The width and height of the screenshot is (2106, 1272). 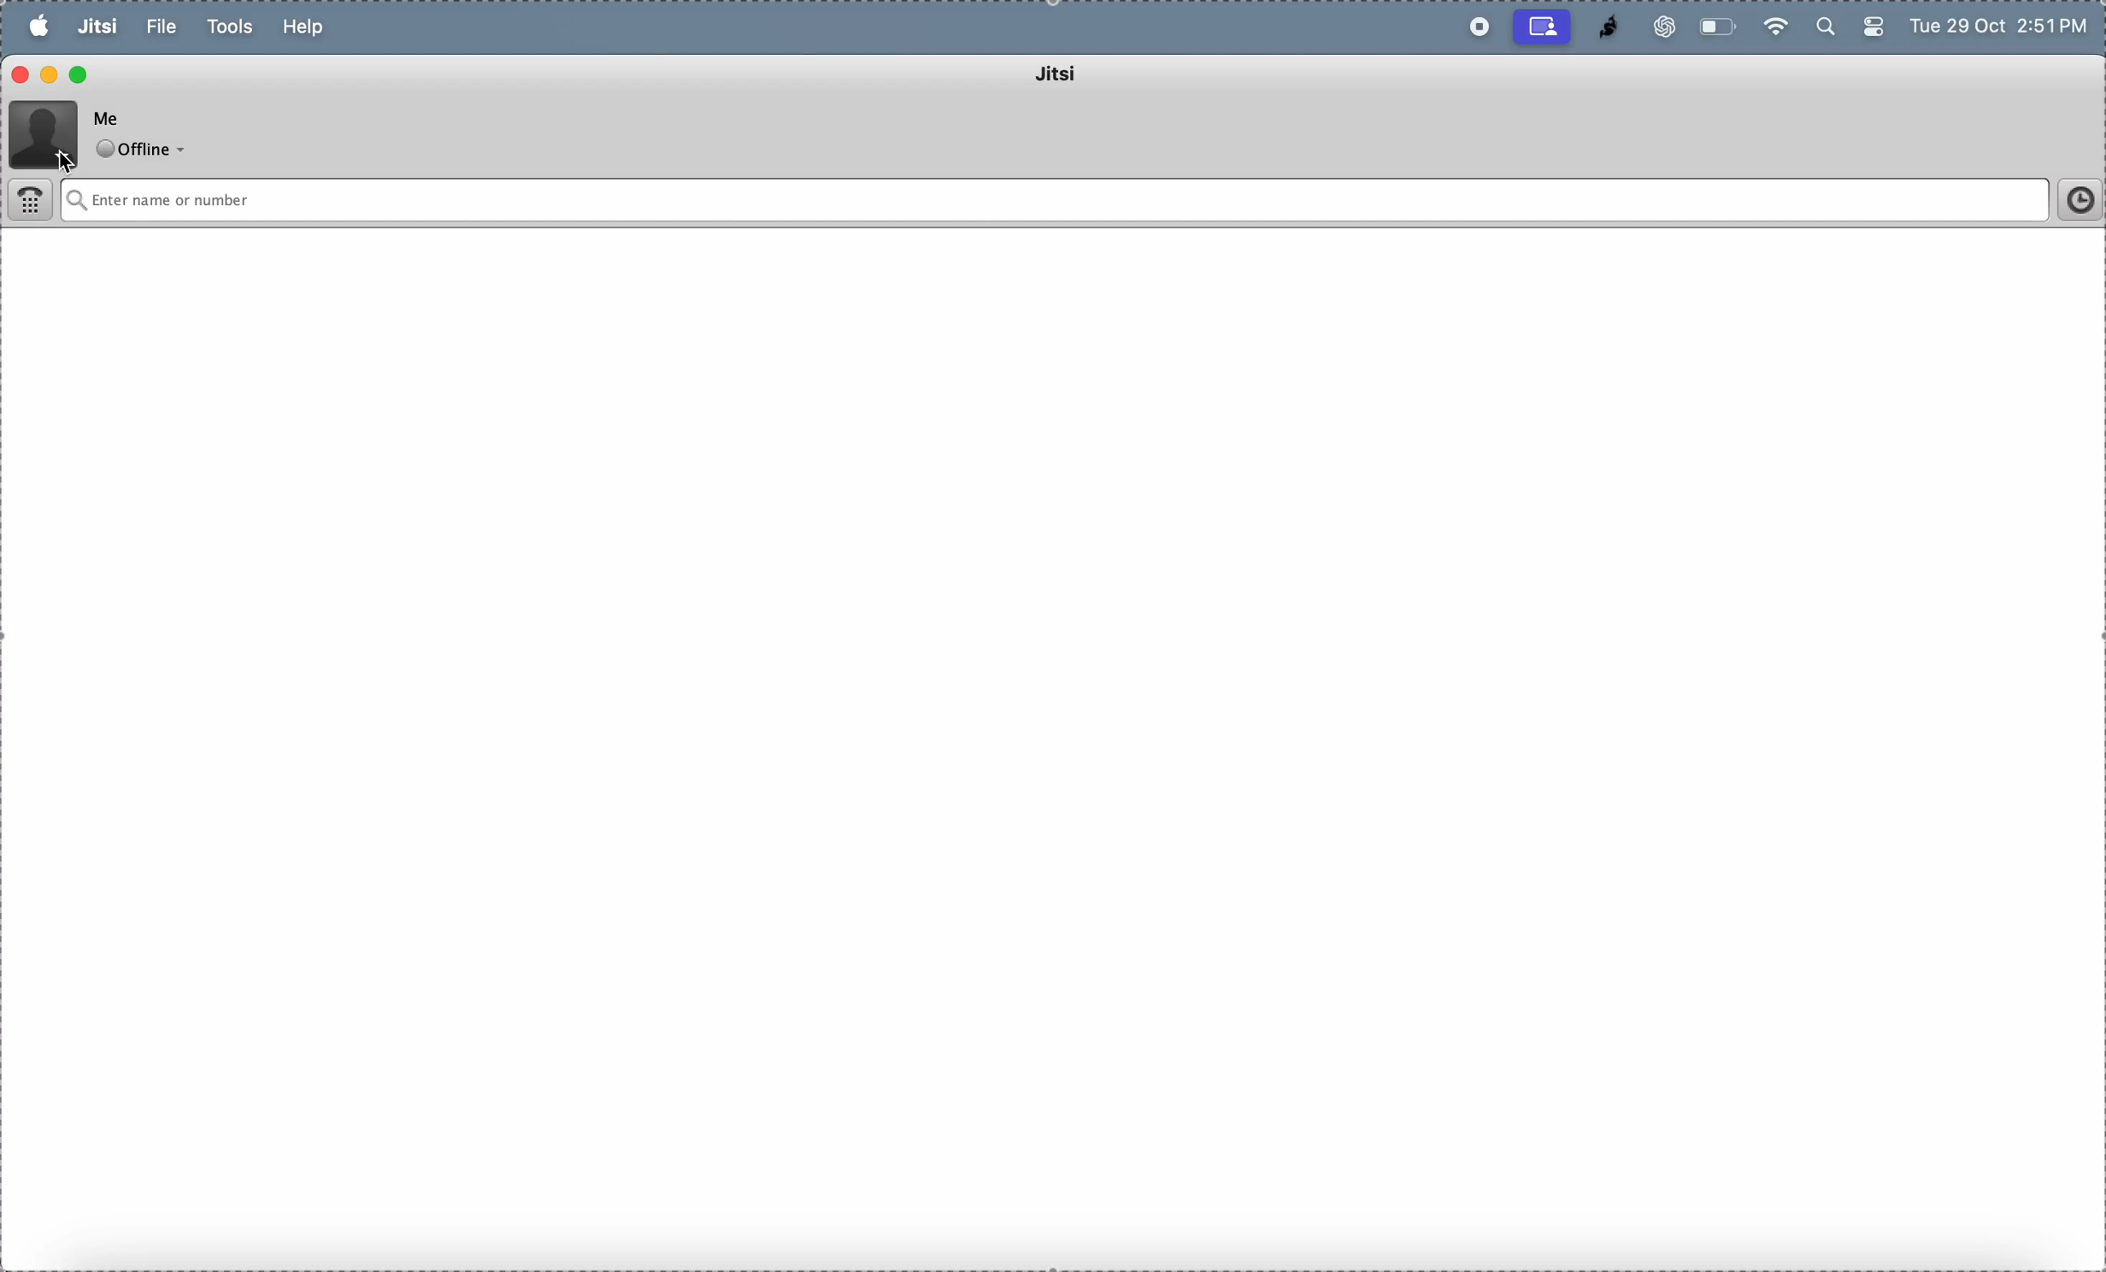 I want to click on Me, so click(x=111, y=116).